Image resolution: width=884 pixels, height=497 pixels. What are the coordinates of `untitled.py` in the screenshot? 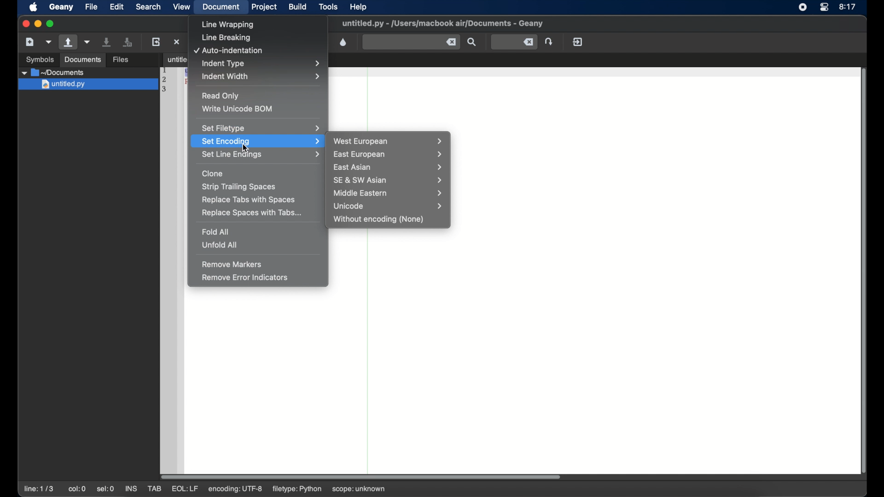 It's located at (90, 72).